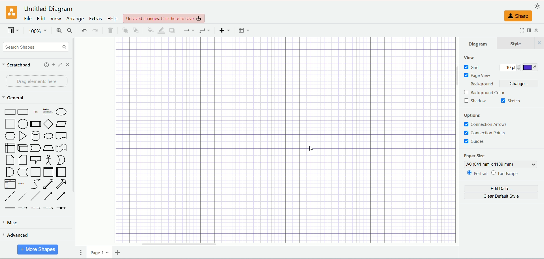  I want to click on zoom out, so click(70, 30).